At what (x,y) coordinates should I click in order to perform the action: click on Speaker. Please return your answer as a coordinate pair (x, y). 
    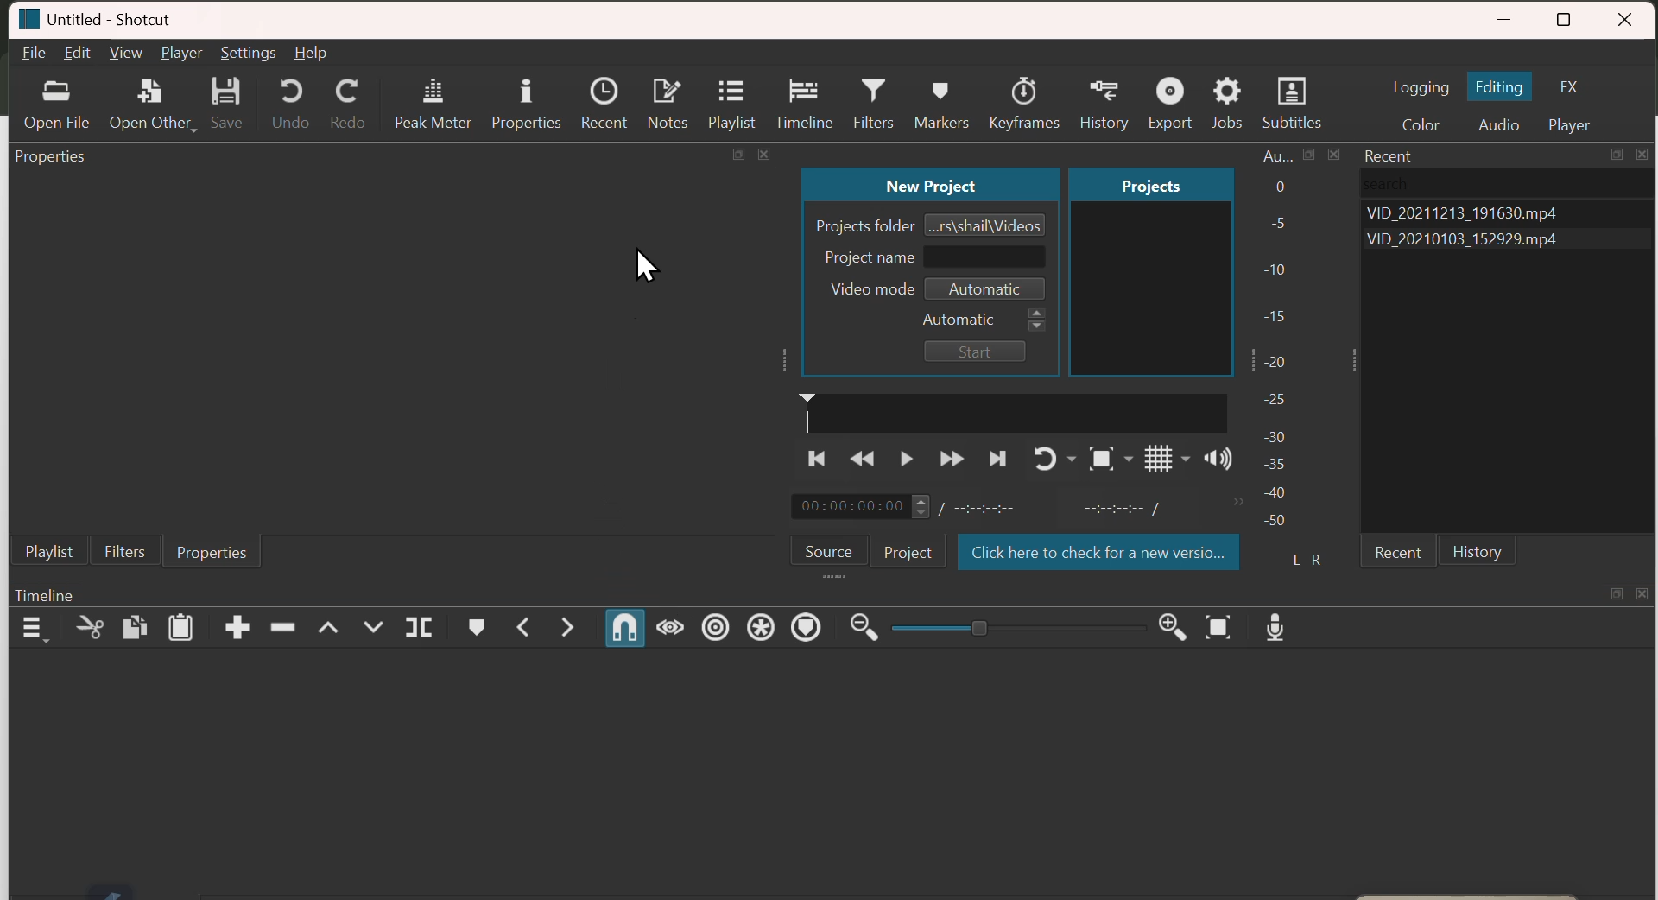
    Looking at the image, I should click on (1219, 459).